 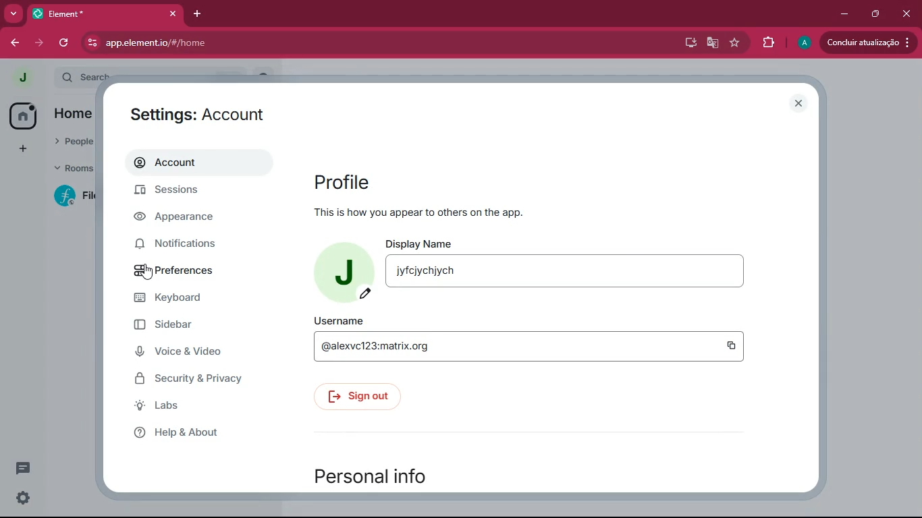 What do you see at coordinates (345, 272) in the screenshot?
I see `profile picture` at bounding box center [345, 272].